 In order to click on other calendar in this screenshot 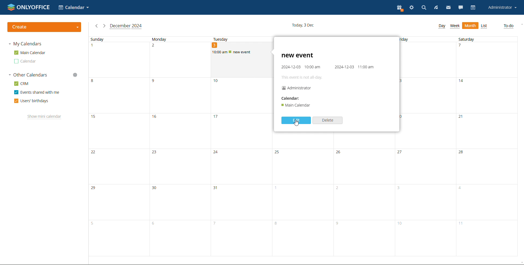, I will do `click(26, 61)`.